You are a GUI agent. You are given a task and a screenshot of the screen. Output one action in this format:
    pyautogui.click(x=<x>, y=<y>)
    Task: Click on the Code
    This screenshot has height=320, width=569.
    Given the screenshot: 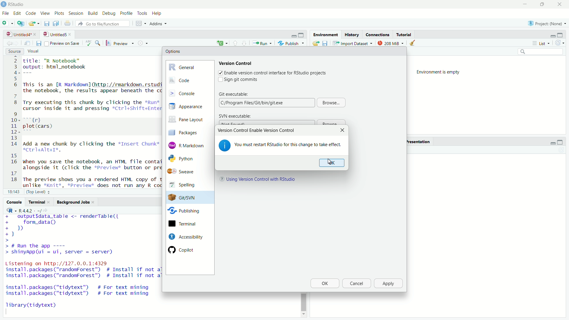 What is the action you would take?
    pyautogui.click(x=189, y=80)
    